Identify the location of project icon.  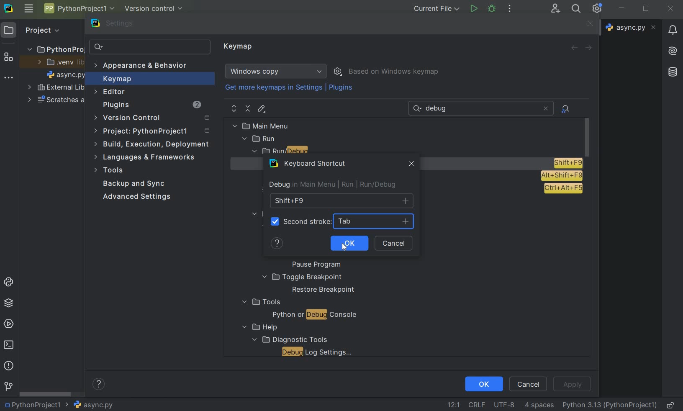
(9, 29).